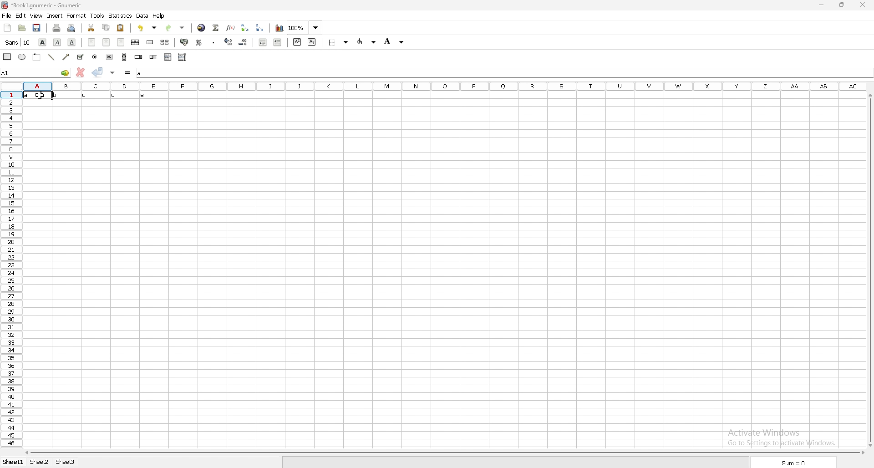 The height and width of the screenshot is (468, 874). What do you see at coordinates (97, 72) in the screenshot?
I see `accept change` at bounding box center [97, 72].